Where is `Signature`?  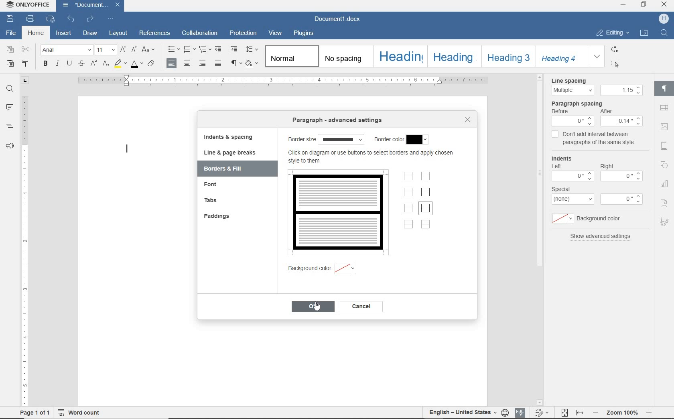
Signature is located at coordinates (666, 223).